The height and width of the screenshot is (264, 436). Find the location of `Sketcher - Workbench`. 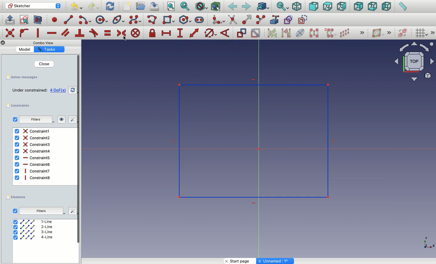

Sketcher - Workbench is located at coordinates (33, 6).